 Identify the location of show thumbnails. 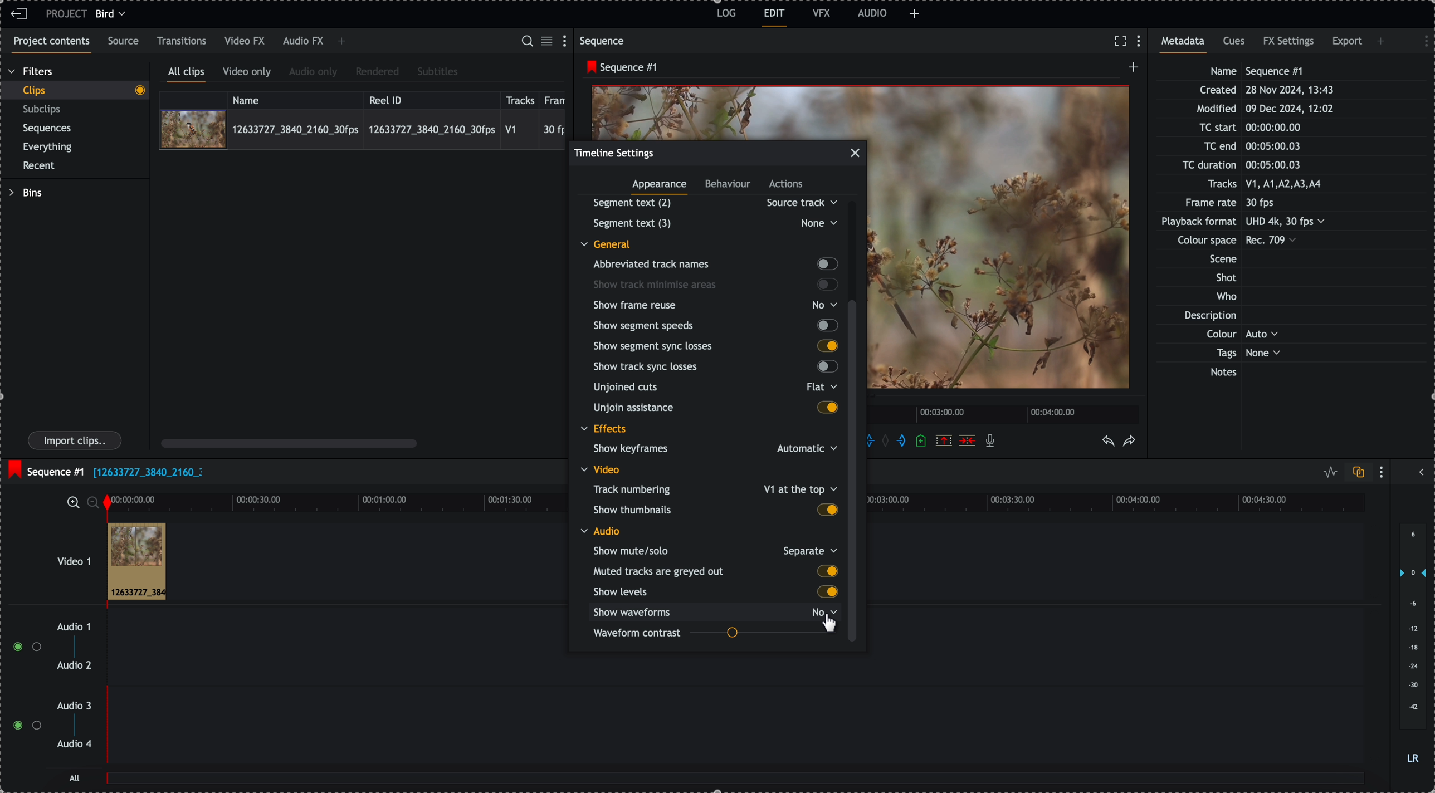
(715, 509).